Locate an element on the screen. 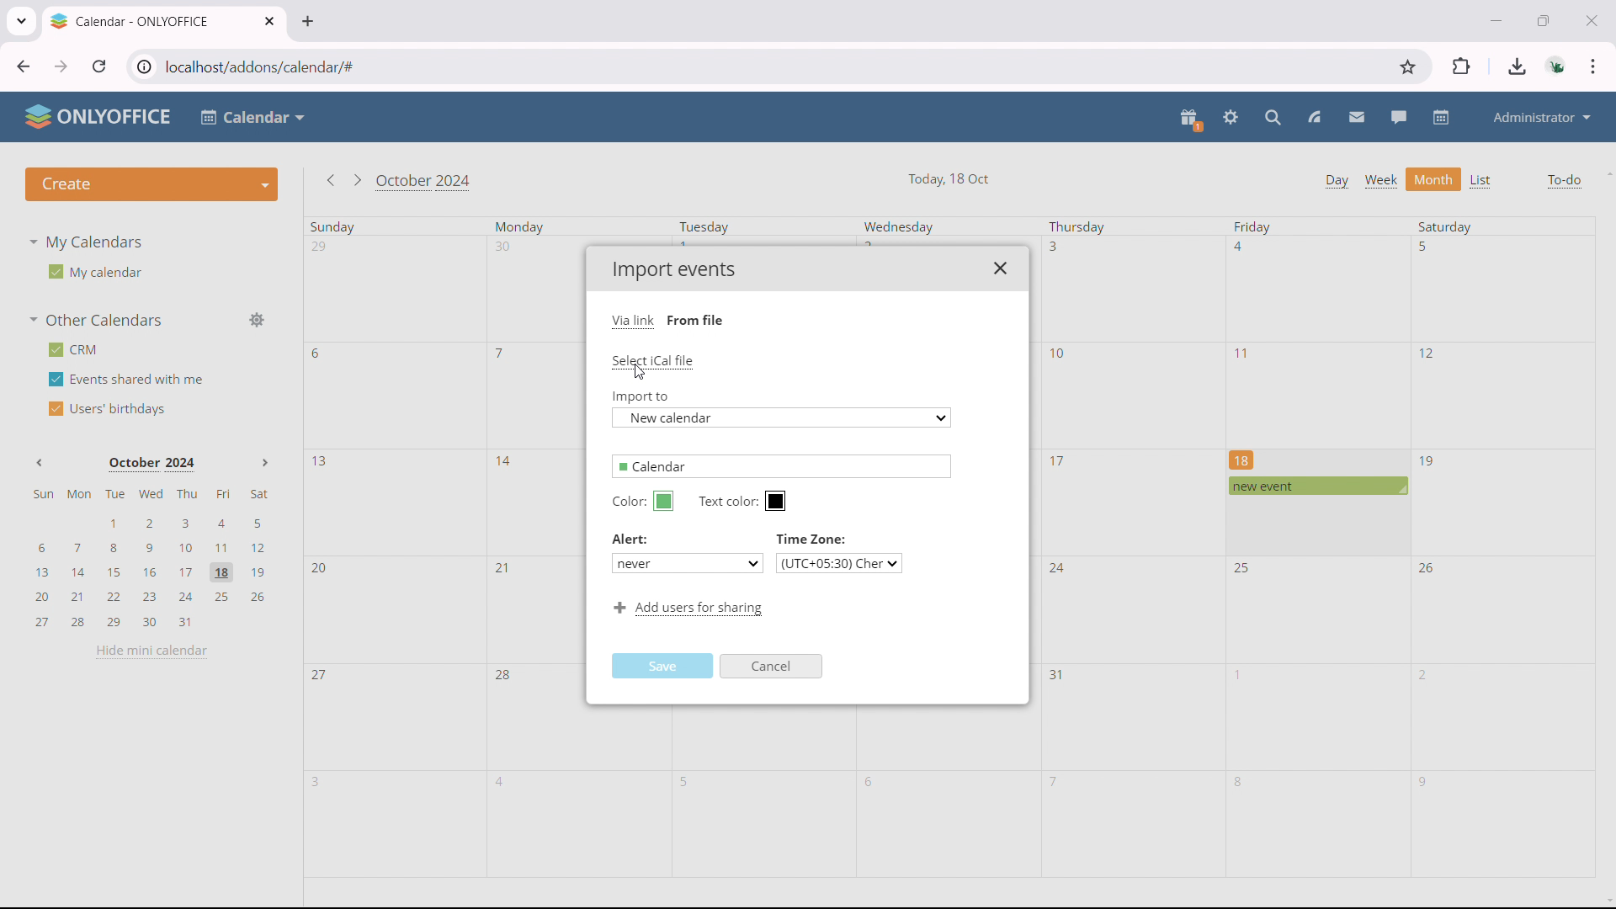  reload this page is located at coordinates (100, 66).